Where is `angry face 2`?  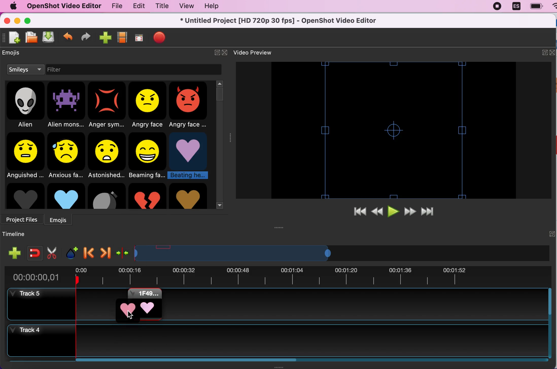 angry face 2 is located at coordinates (190, 106).